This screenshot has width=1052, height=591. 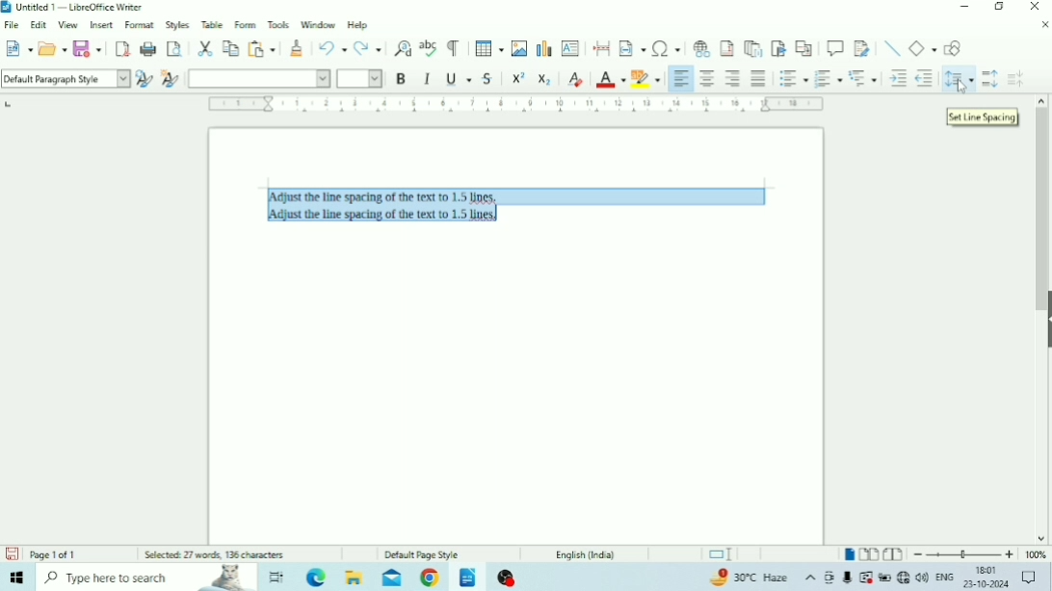 I want to click on Print, so click(x=148, y=47).